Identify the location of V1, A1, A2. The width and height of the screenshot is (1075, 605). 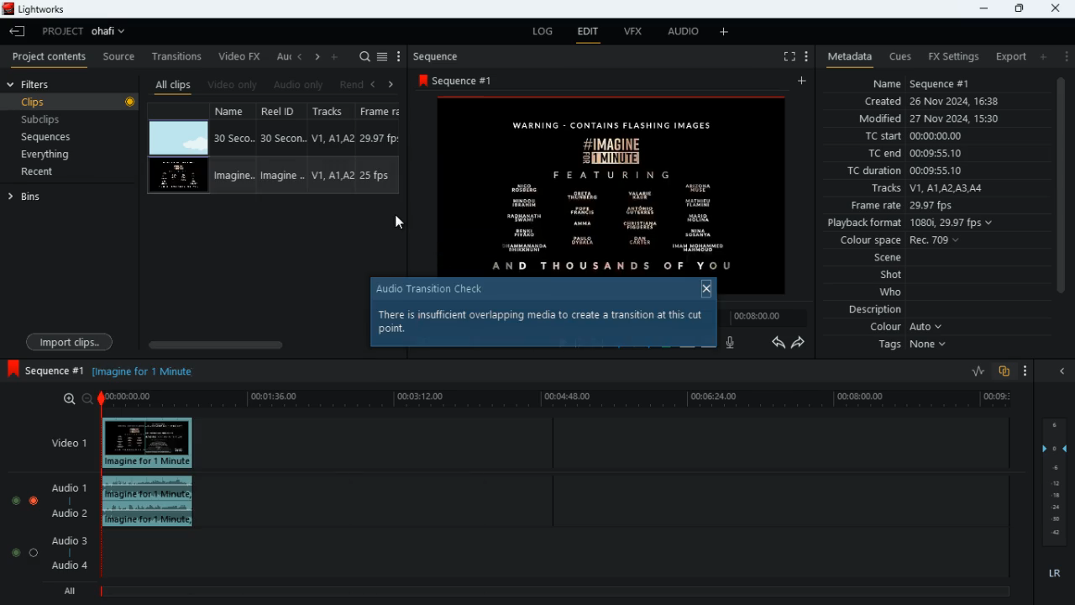
(331, 138).